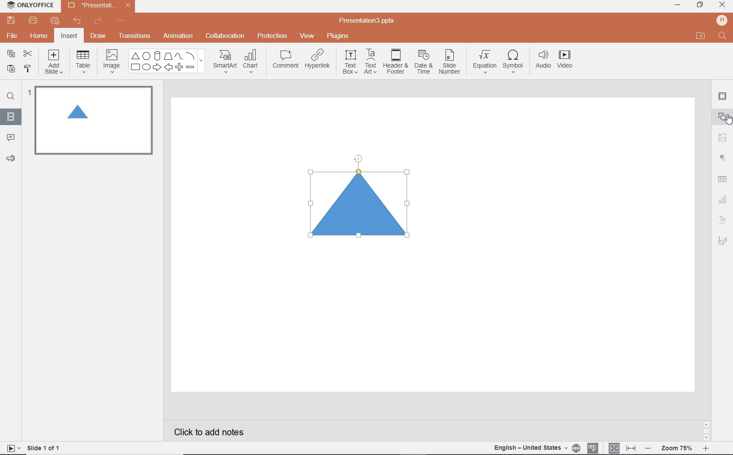 The width and height of the screenshot is (733, 455). What do you see at coordinates (55, 64) in the screenshot?
I see `ADD SLIDE` at bounding box center [55, 64].